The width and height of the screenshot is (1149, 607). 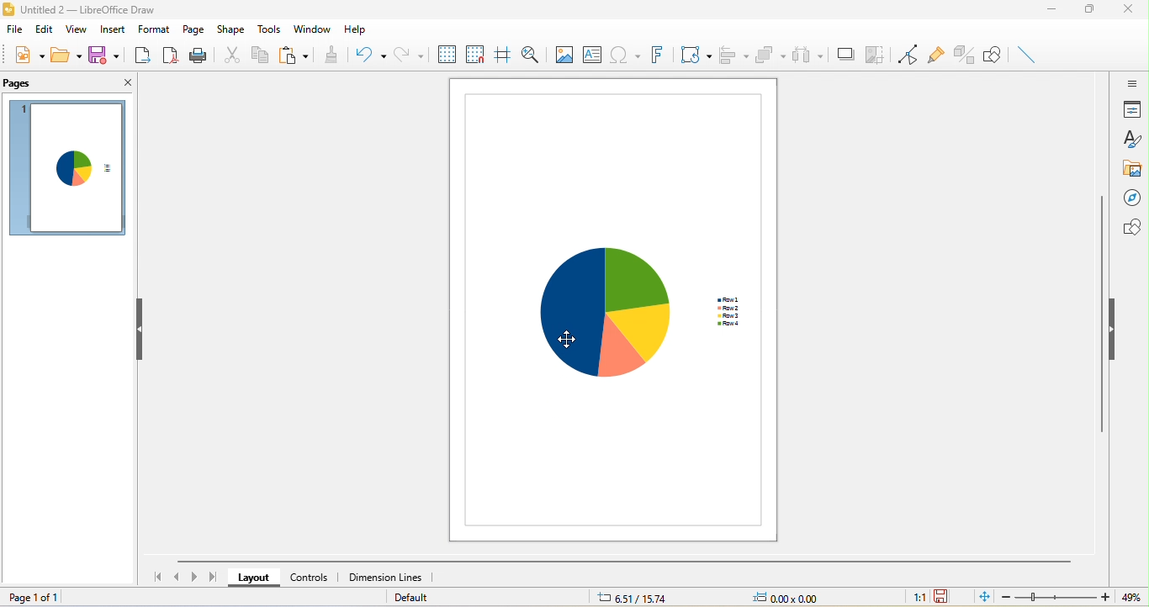 What do you see at coordinates (574, 339) in the screenshot?
I see `cursor ` at bounding box center [574, 339].